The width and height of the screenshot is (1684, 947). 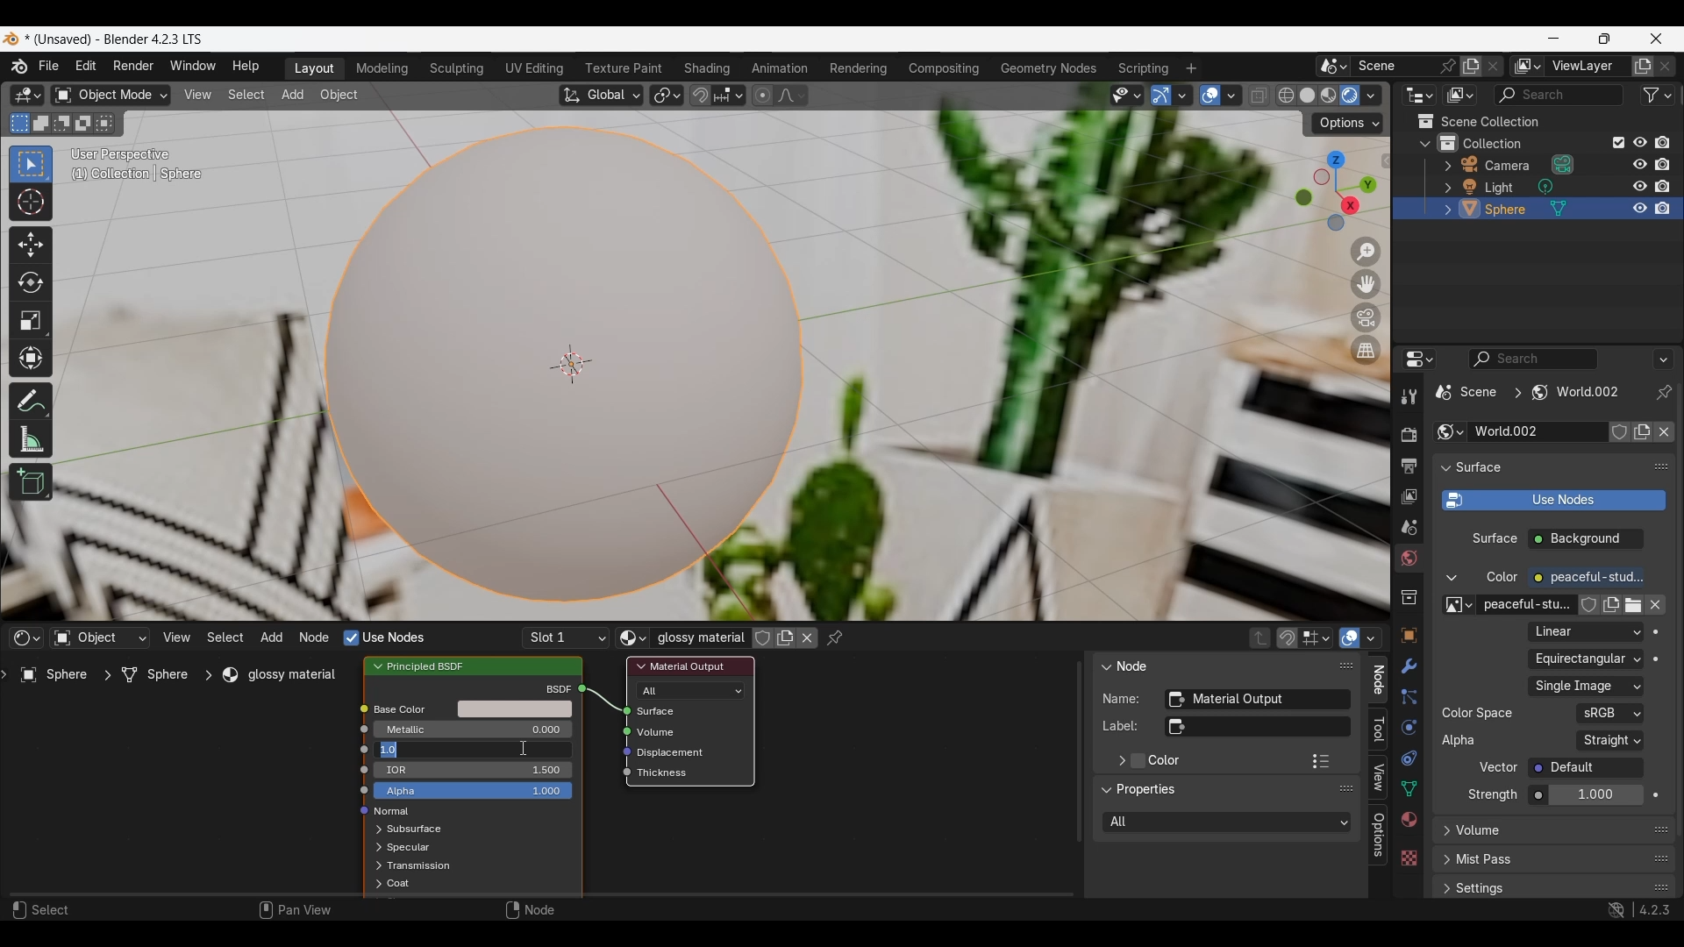 What do you see at coordinates (40, 124) in the screenshot?
I see `Extend existing selection` at bounding box center [40, 124].